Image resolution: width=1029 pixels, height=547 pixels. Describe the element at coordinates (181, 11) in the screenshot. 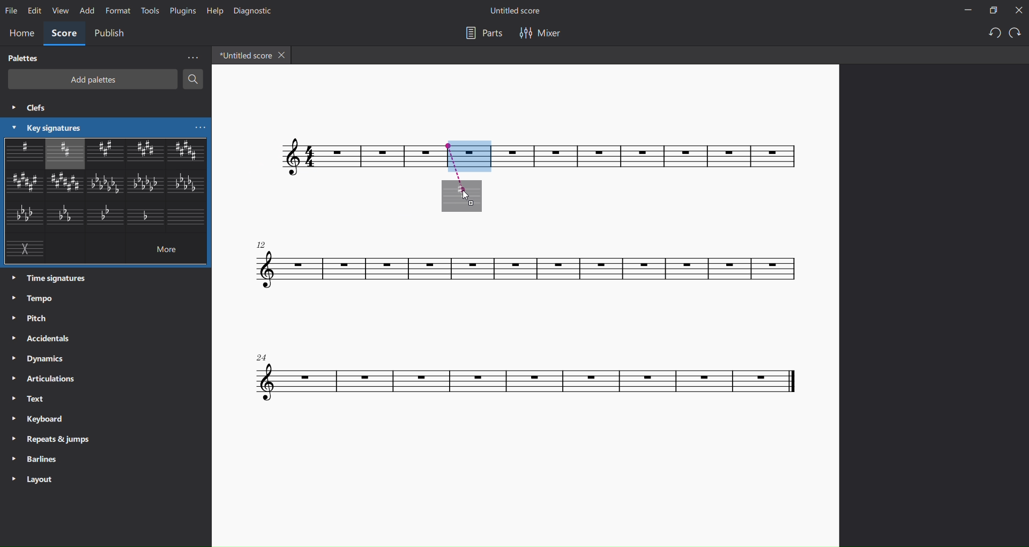

I see `plugins` at that location.